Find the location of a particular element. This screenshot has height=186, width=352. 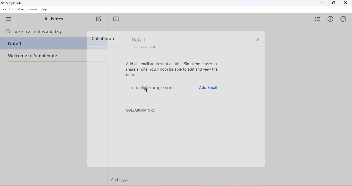

minimize is located at coordinates (322, 3).